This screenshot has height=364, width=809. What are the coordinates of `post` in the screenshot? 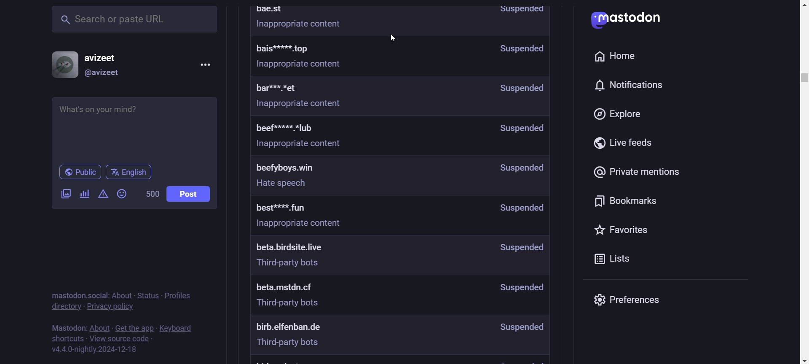 It's located at (188, 194).